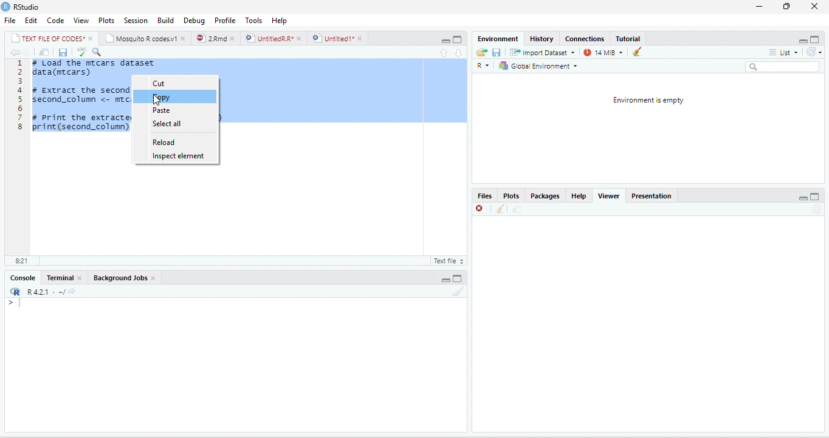 The height and width of the screenshot is (438, 829). I want to click on maximize, so click(816, 39).